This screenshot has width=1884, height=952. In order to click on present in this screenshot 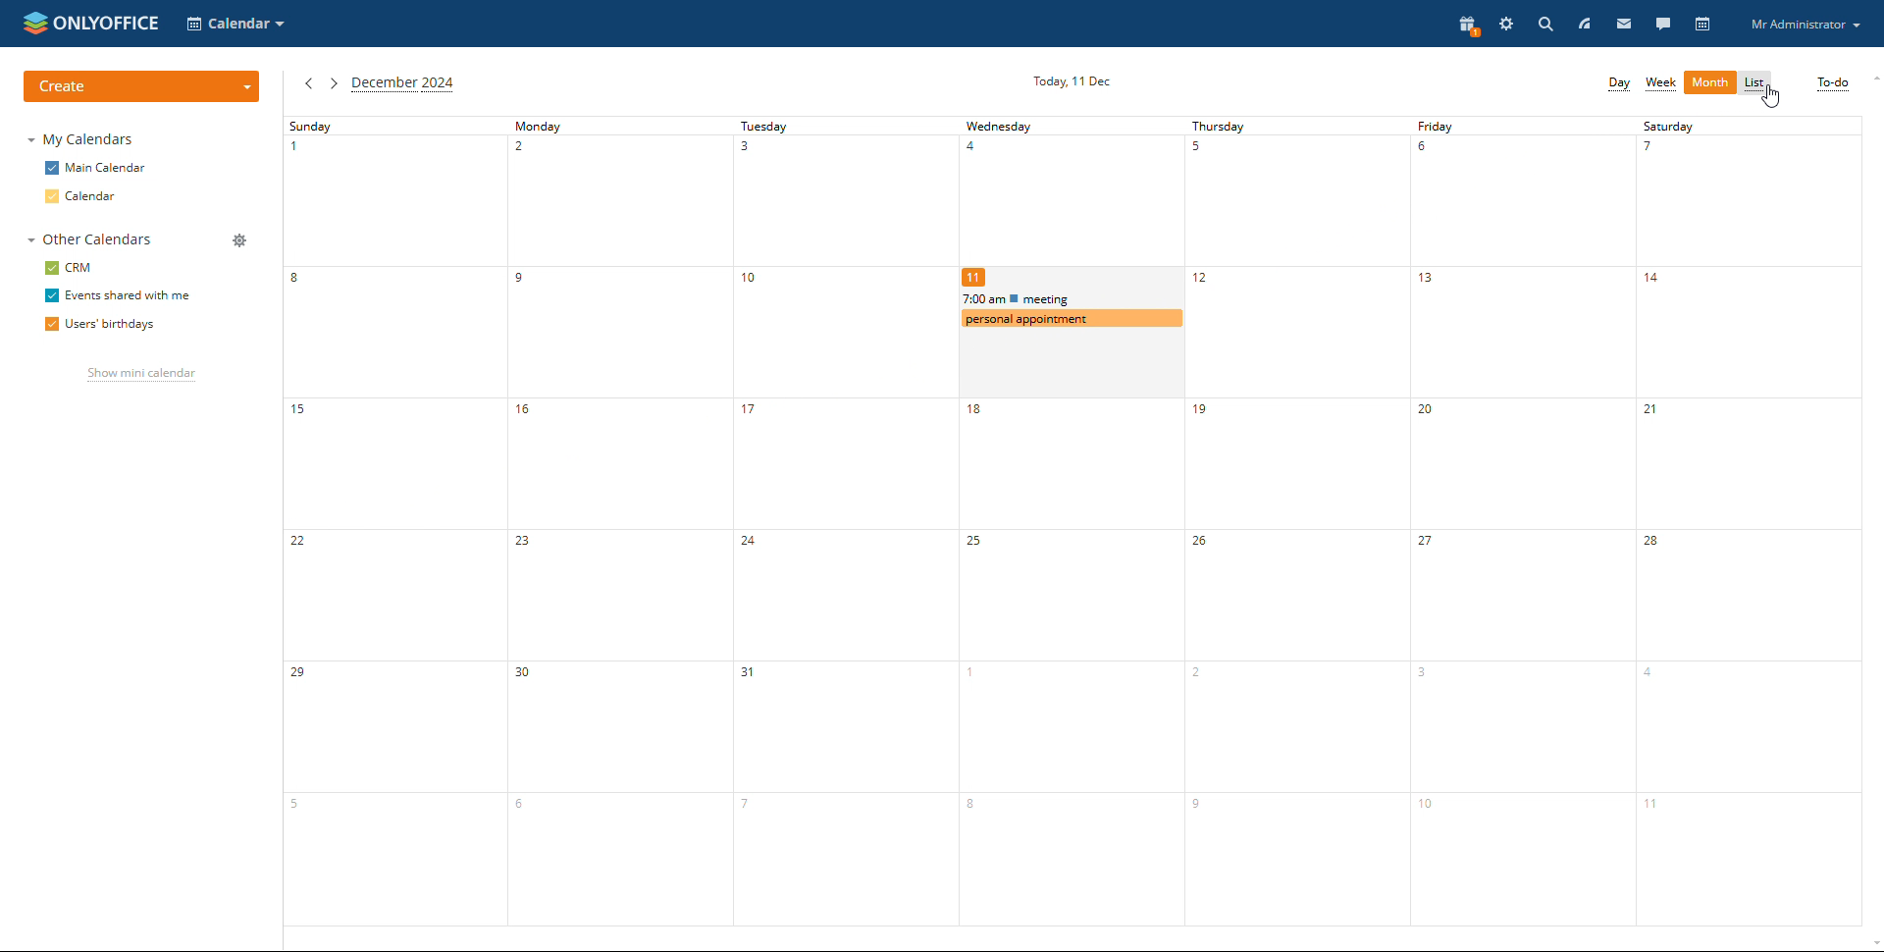, I will do `click(1467, 25)`.